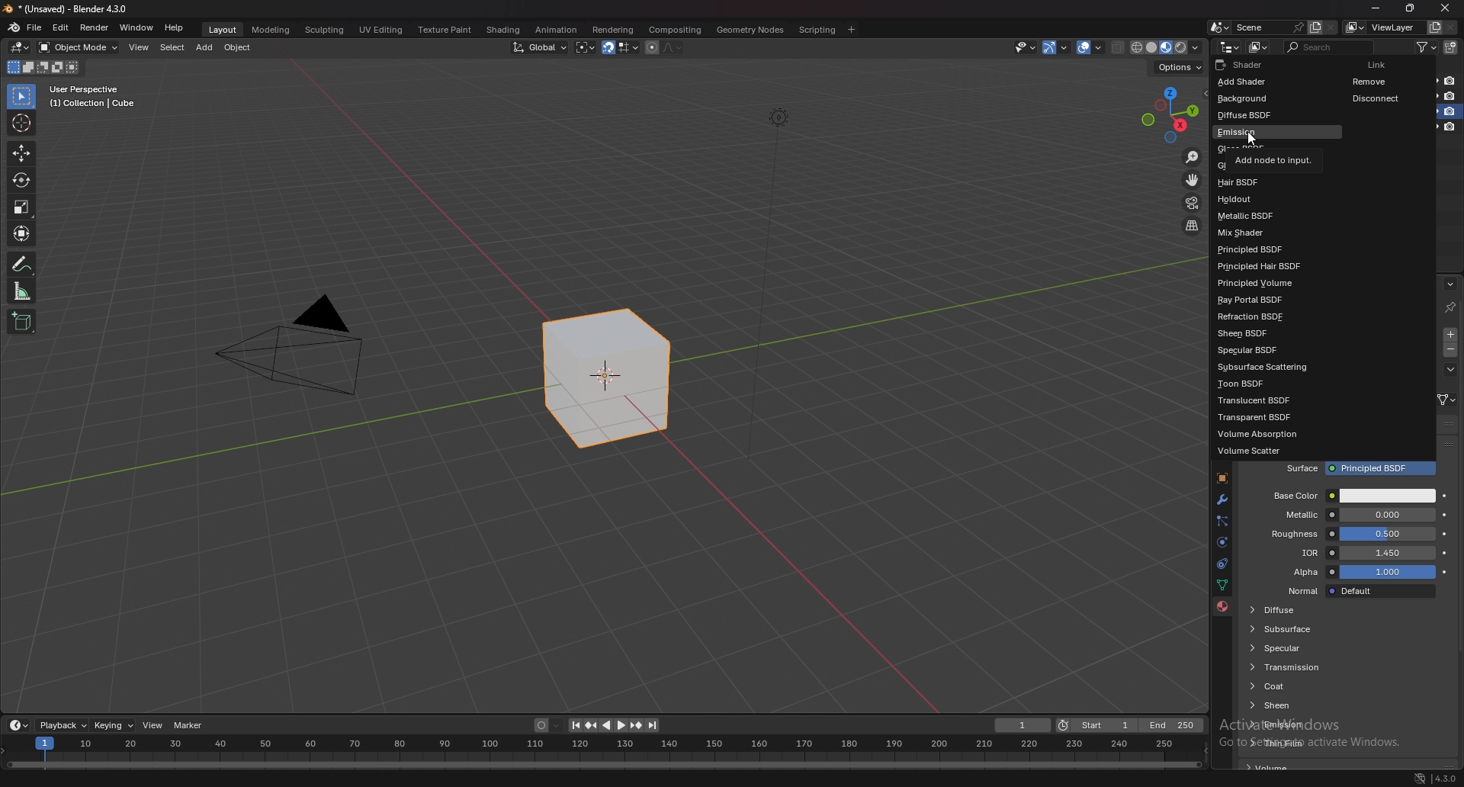 The image size is (1464, 787). Describe the element at coordinates (1433, 126) in the screenshot. I see `hide in viewport` at that location.